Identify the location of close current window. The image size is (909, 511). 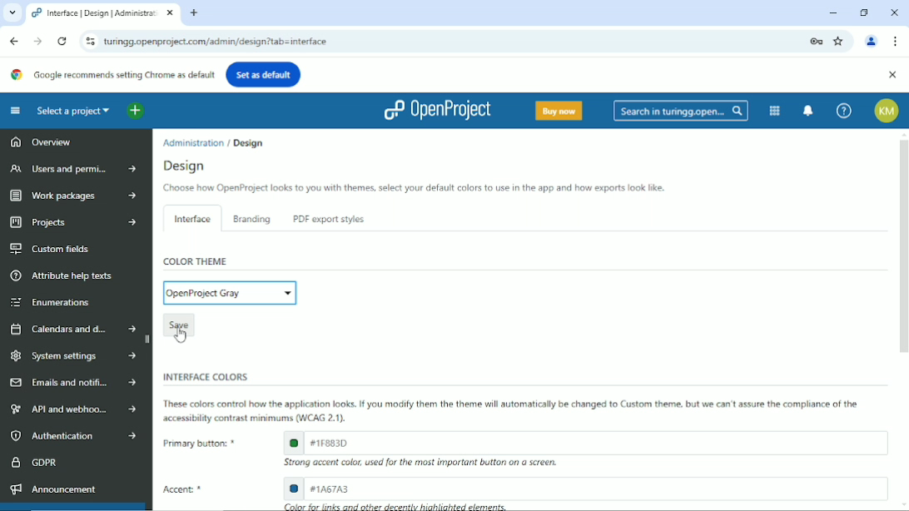
(170, 13).